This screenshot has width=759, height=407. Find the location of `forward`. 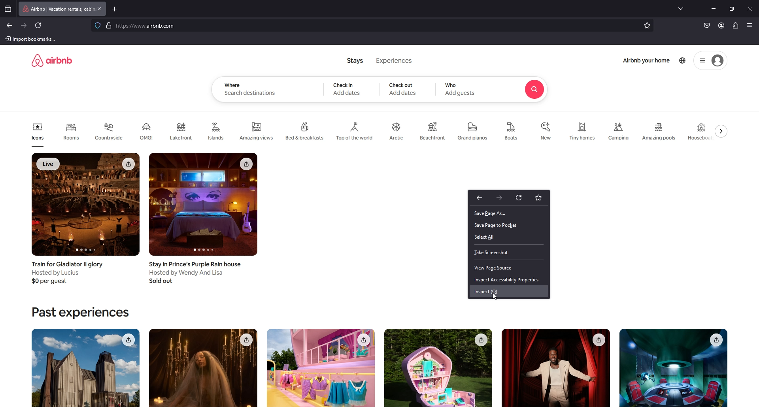

forward is located at coordinates (501, 198).